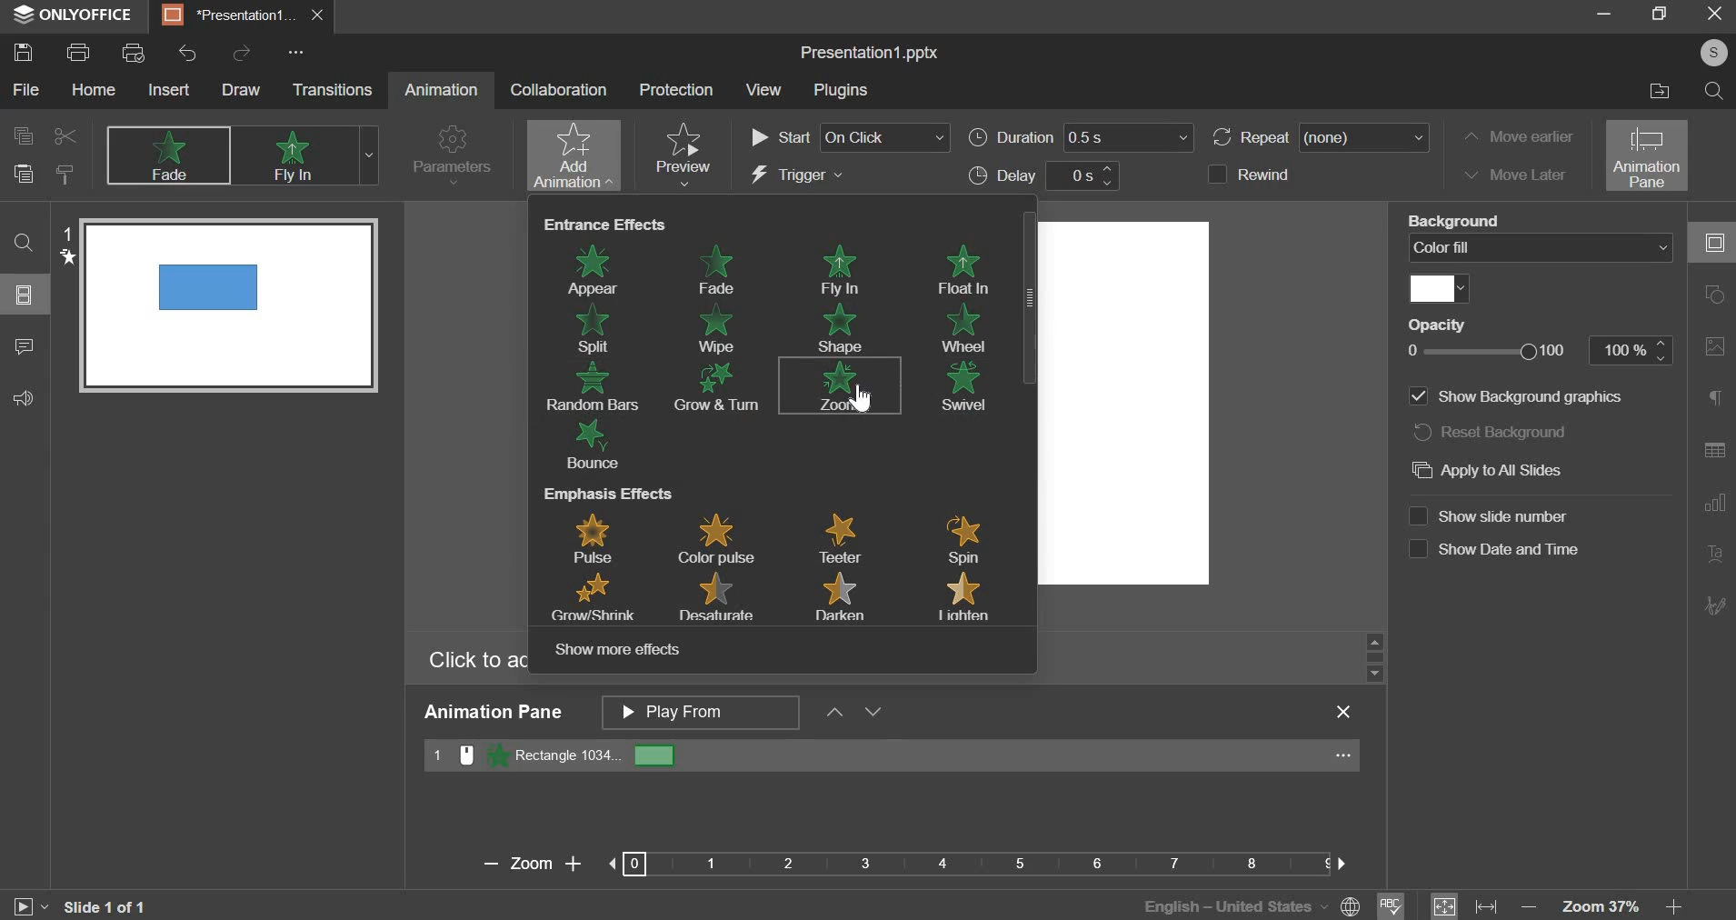 This screenshot has height=920, width=1736. Describe the element at coordinates (1495, 514) in the screenshot. I see `Show slide number` at that location.